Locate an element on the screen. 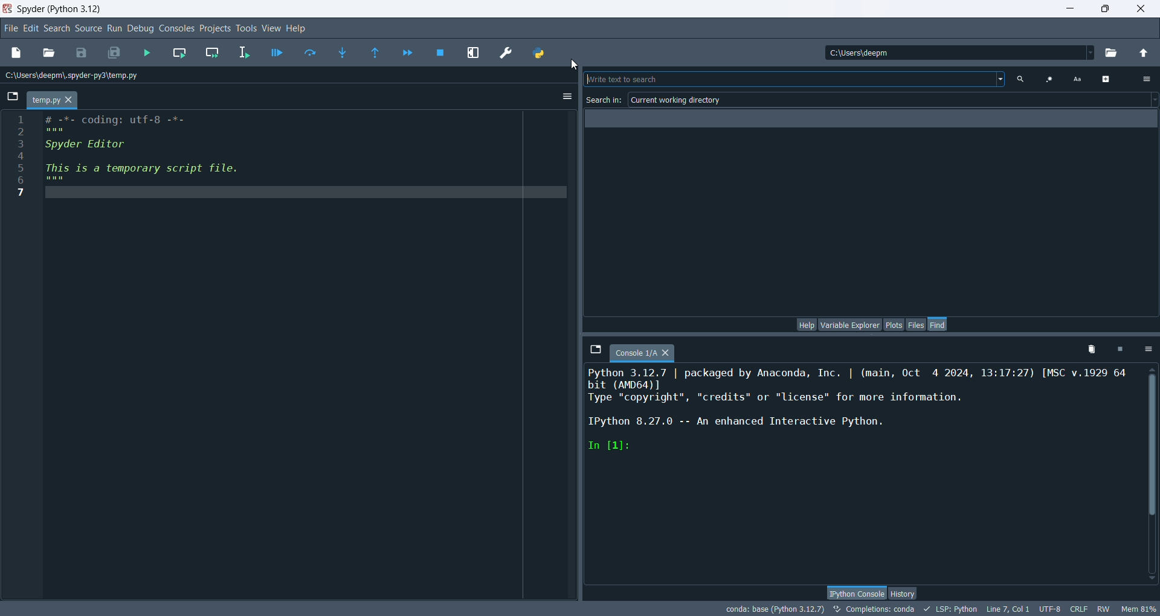  location is located at coordinates (69, 75).